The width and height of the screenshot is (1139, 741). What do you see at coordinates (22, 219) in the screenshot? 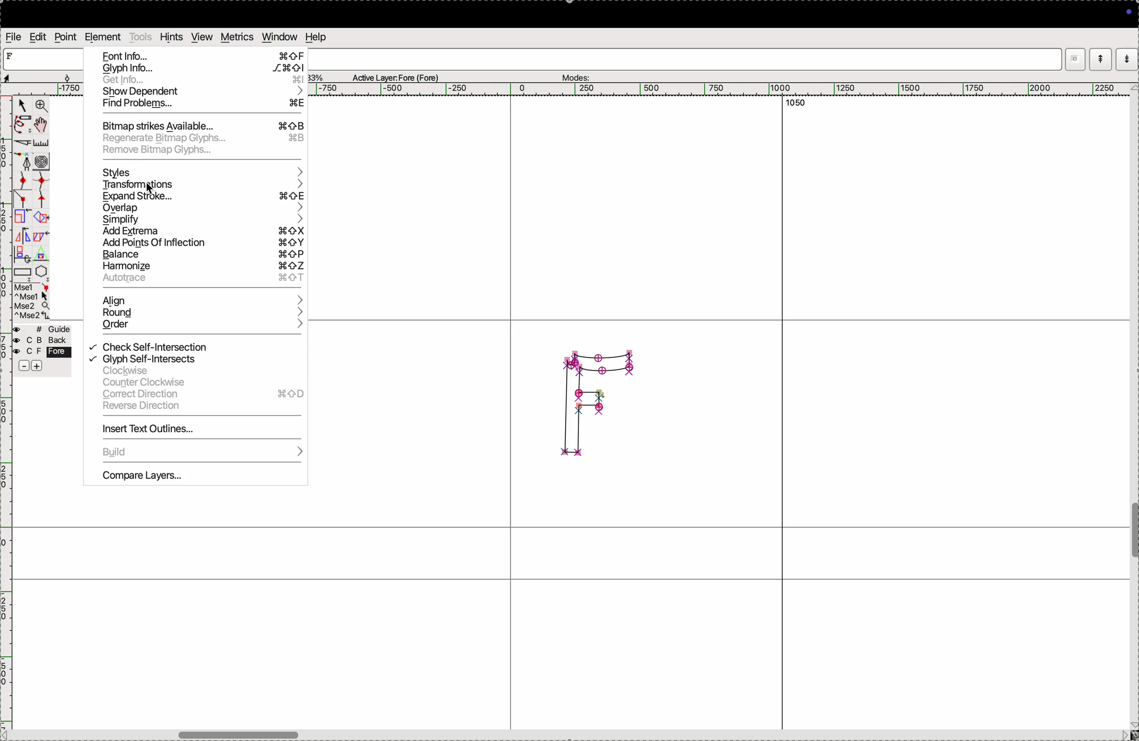
I see `Scale the selection` at bounding box center [22, 219].